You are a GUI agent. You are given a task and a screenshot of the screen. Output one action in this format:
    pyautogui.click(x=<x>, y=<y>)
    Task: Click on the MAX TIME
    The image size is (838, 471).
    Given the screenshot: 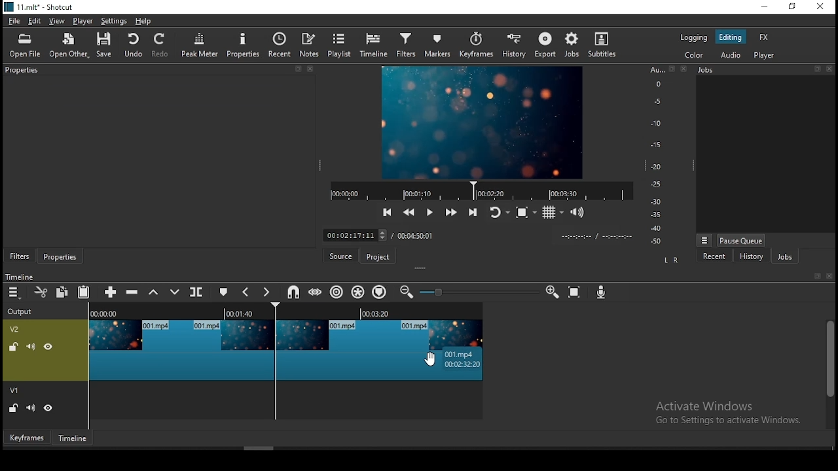 What is the action you would take?
    pyautogui.click(x=416, y=235)
    